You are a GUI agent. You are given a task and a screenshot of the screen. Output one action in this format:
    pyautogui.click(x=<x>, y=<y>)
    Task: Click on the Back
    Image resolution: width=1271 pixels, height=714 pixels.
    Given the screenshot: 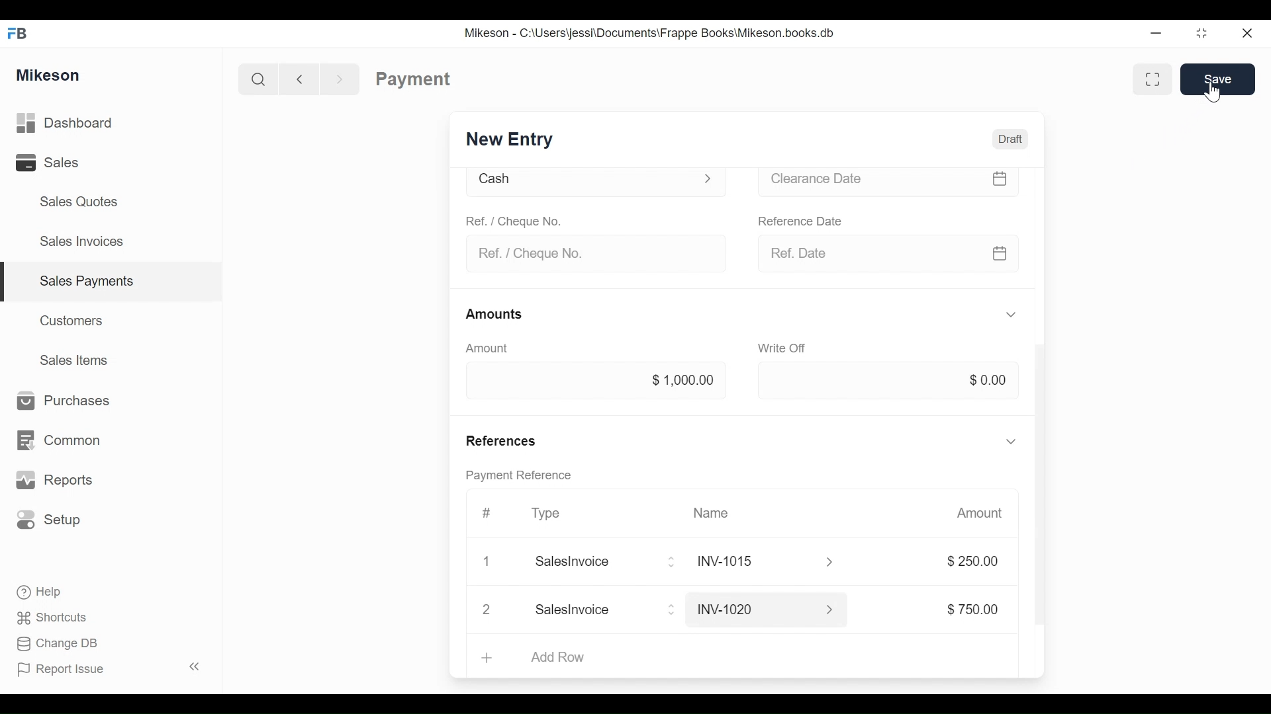 What is the action you would take?
    pyautogui.click(x=305, y=78)
    